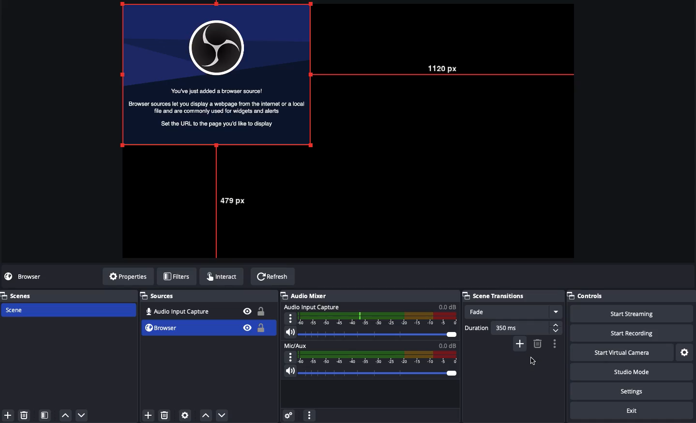 This screenshot has height=423, width=696. Describe the element at coordinates (627, 314) in the screenshot. I see `Start streaming` at that location.